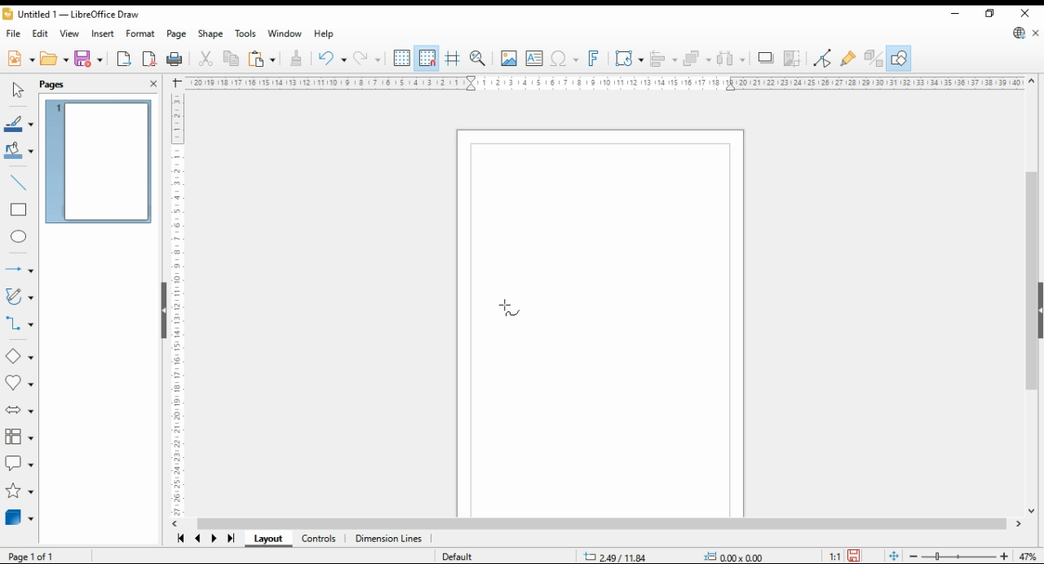  What do you see at coordinates (124, 59) in the screenshot?
I see `export` at bounding box center [124, 59].